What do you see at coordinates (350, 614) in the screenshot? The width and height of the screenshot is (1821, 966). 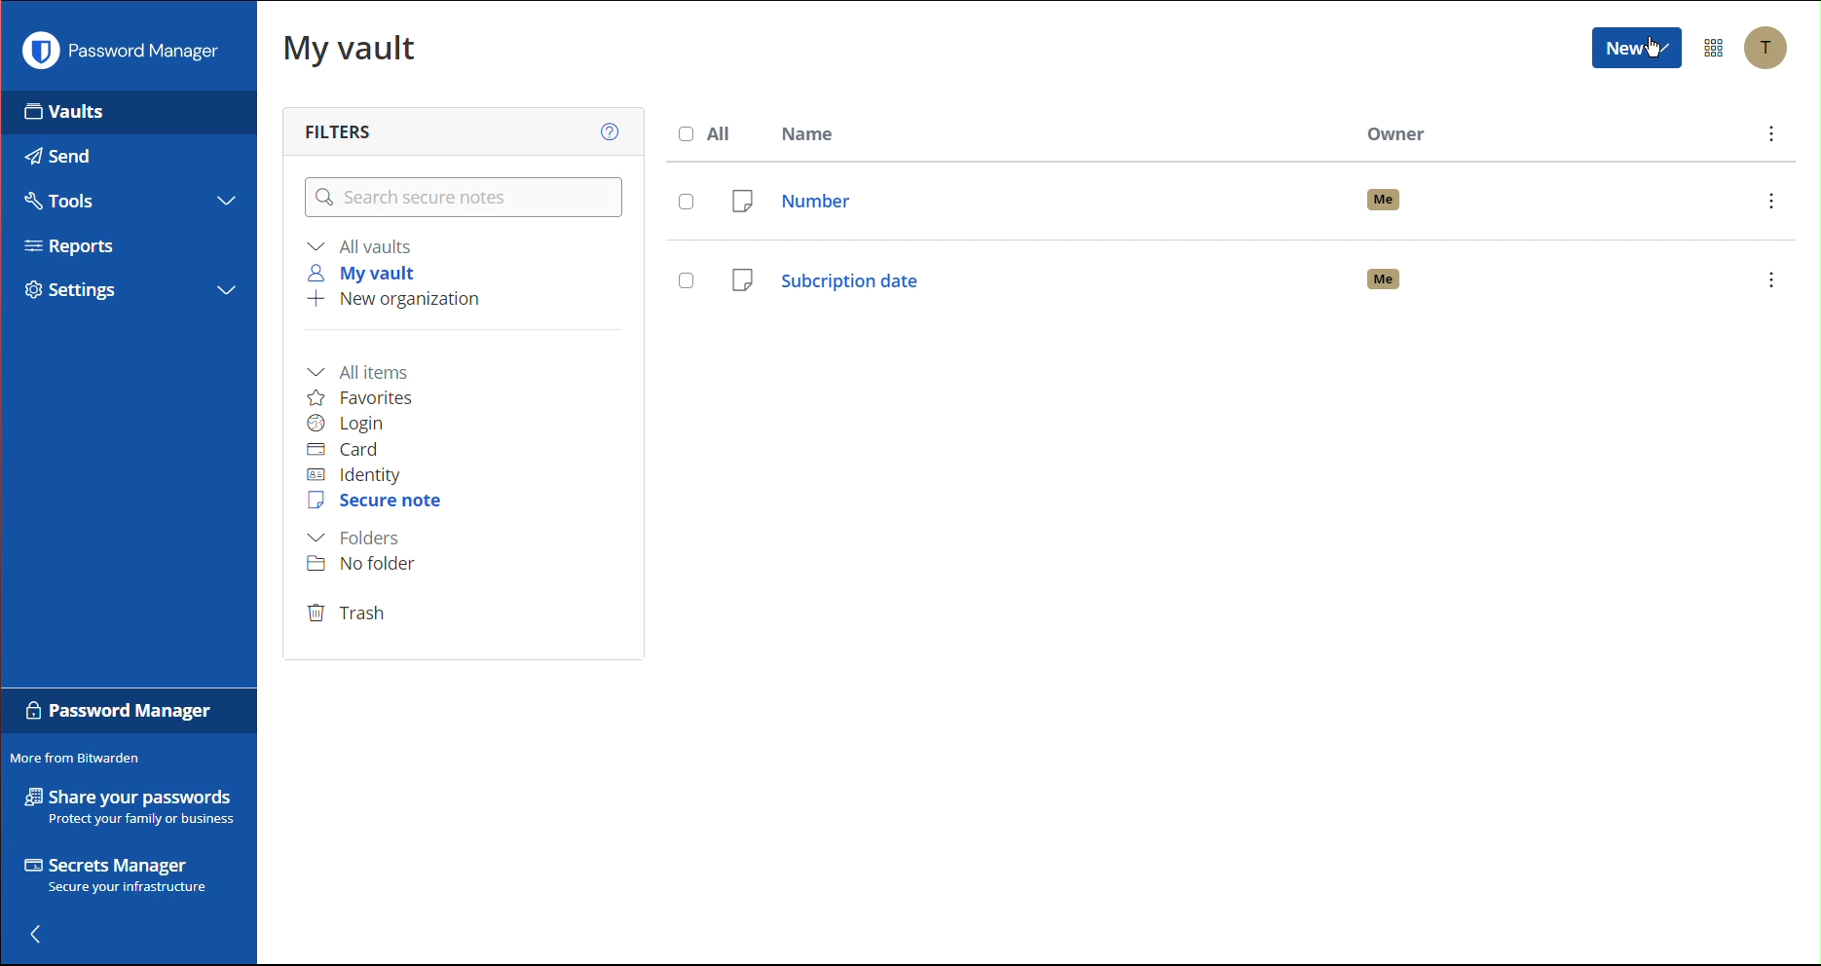 I see `Trash` at bounding box center [350, 614].